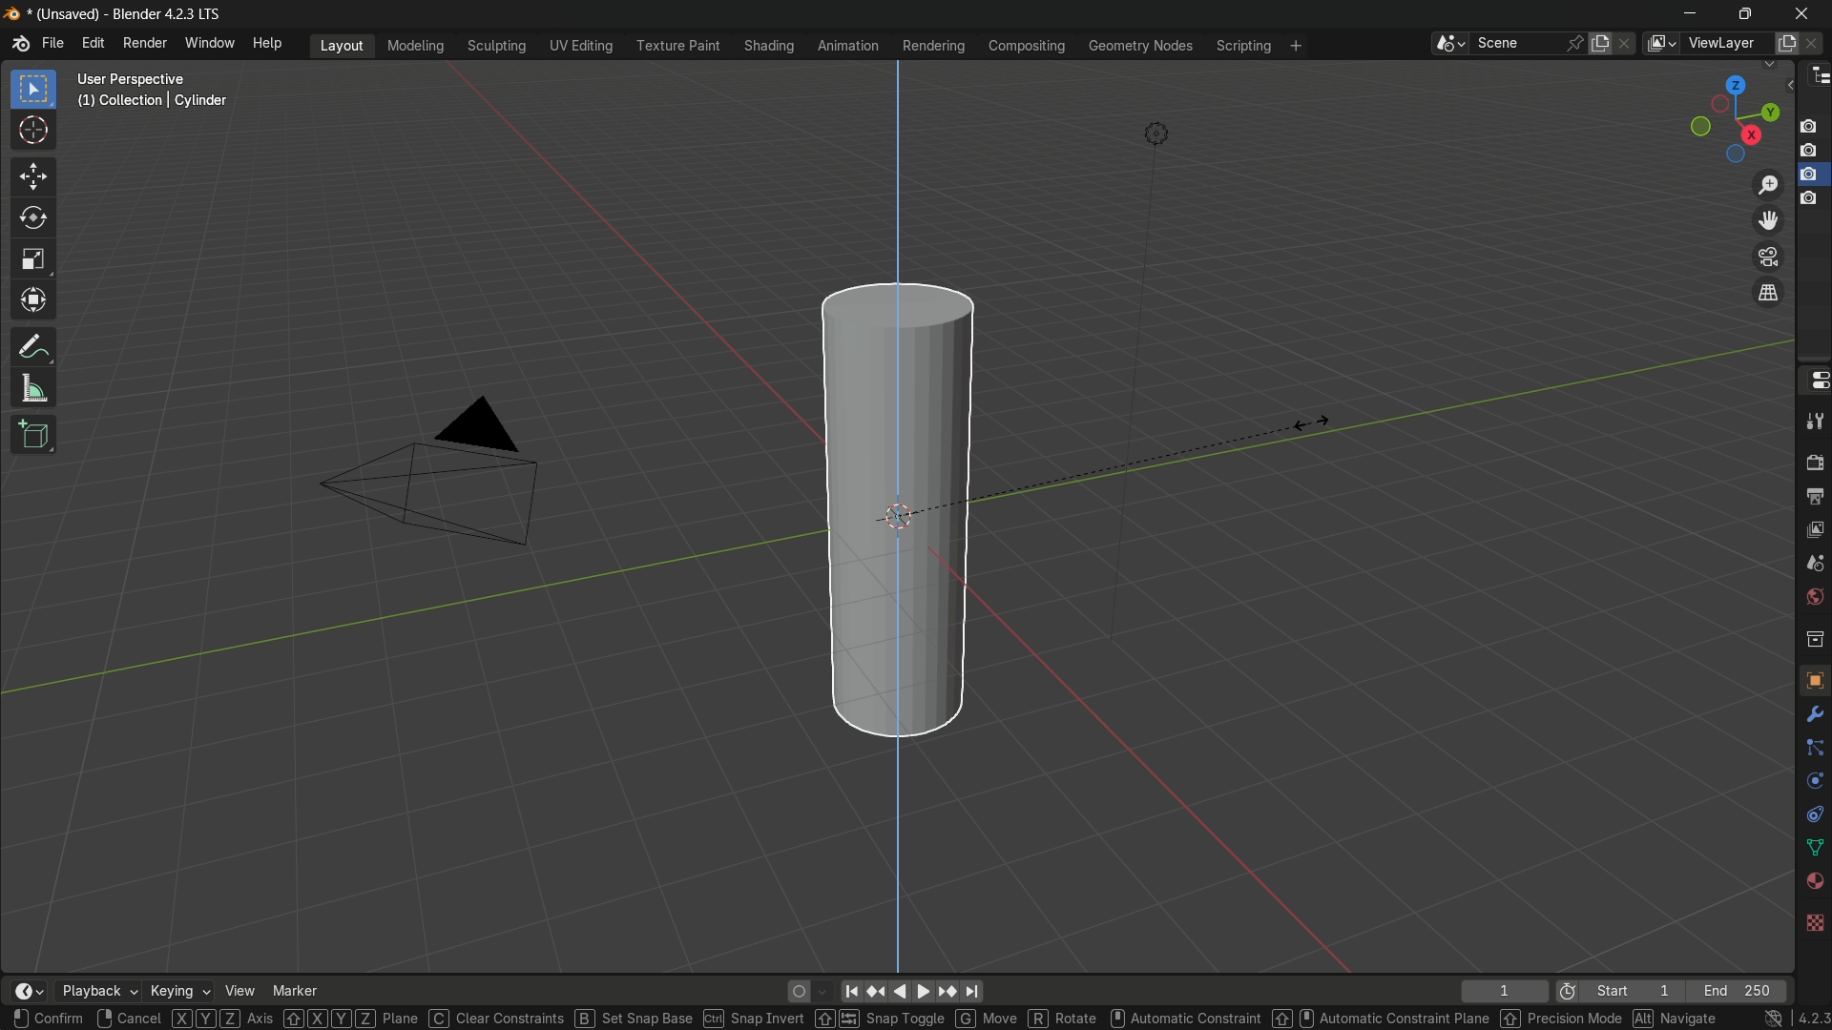  What do you see at coordinates (33, 390) in the screenshot?
I see `measure` at bounding box center [33, 390].